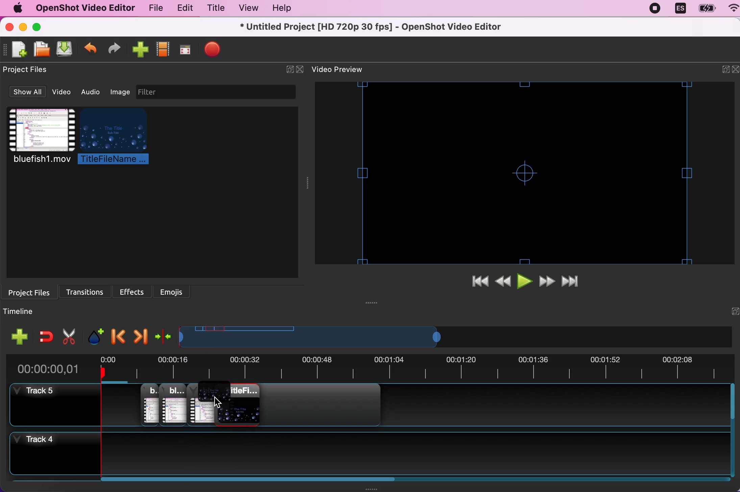 Image resolution: width=740 pixels, height=492 pixels. What do you see at coordinates (91, 50) in the screenshot?
I see `undo` at bounding box center [91, 50].